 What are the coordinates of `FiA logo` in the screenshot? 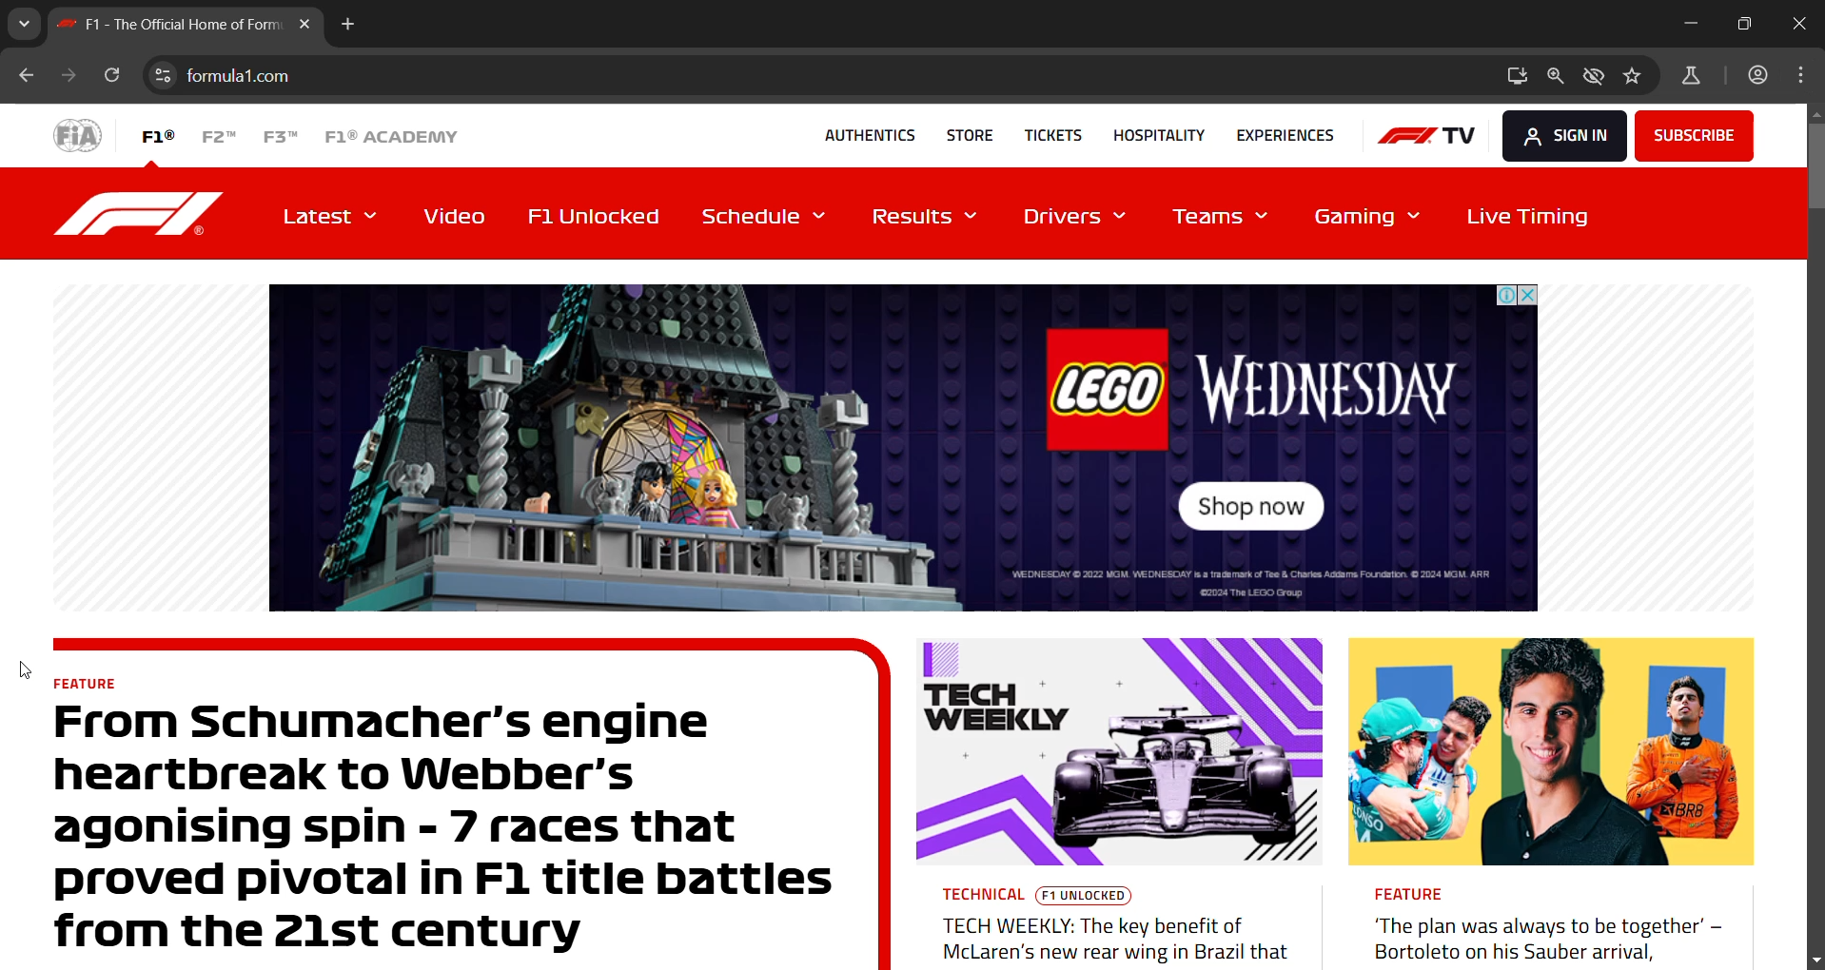 It's located at (78, 134).